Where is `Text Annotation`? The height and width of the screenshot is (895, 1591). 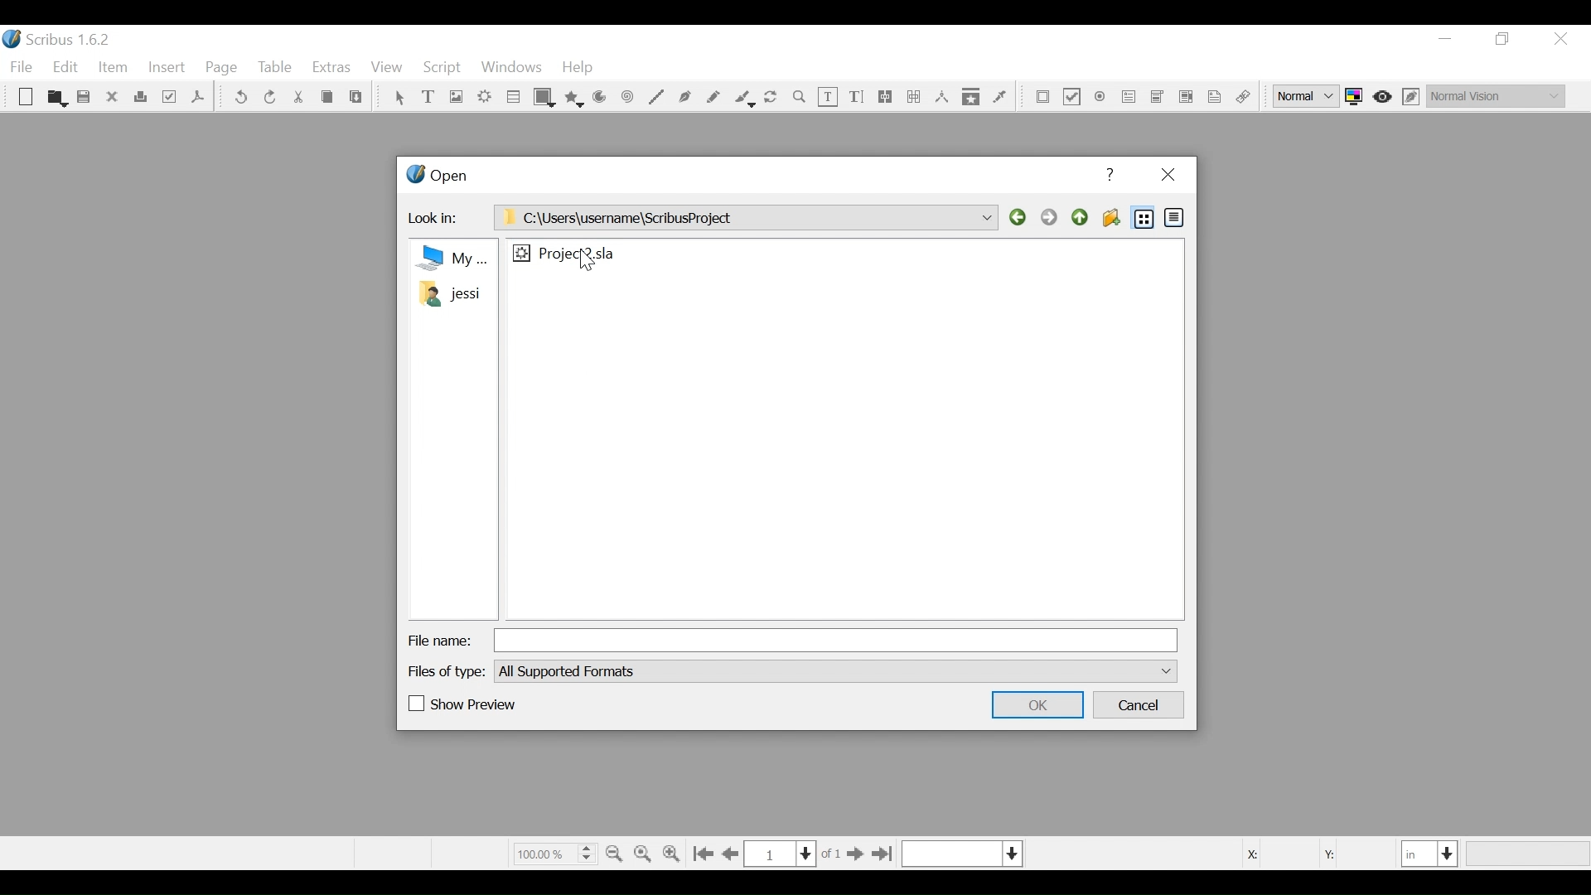 Text Annotation is located at coordinates (1212, 98).